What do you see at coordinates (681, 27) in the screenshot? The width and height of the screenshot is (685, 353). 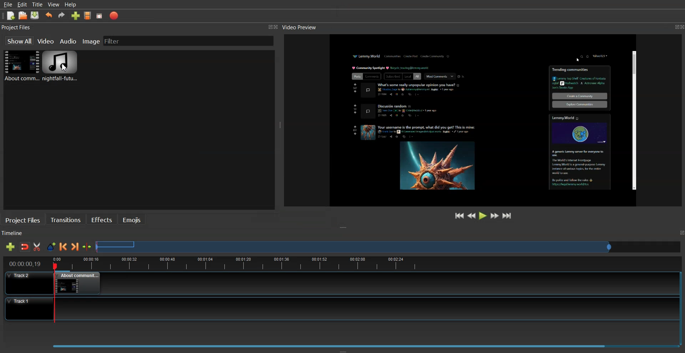 I see `Close` at bounding box center [681, 27].